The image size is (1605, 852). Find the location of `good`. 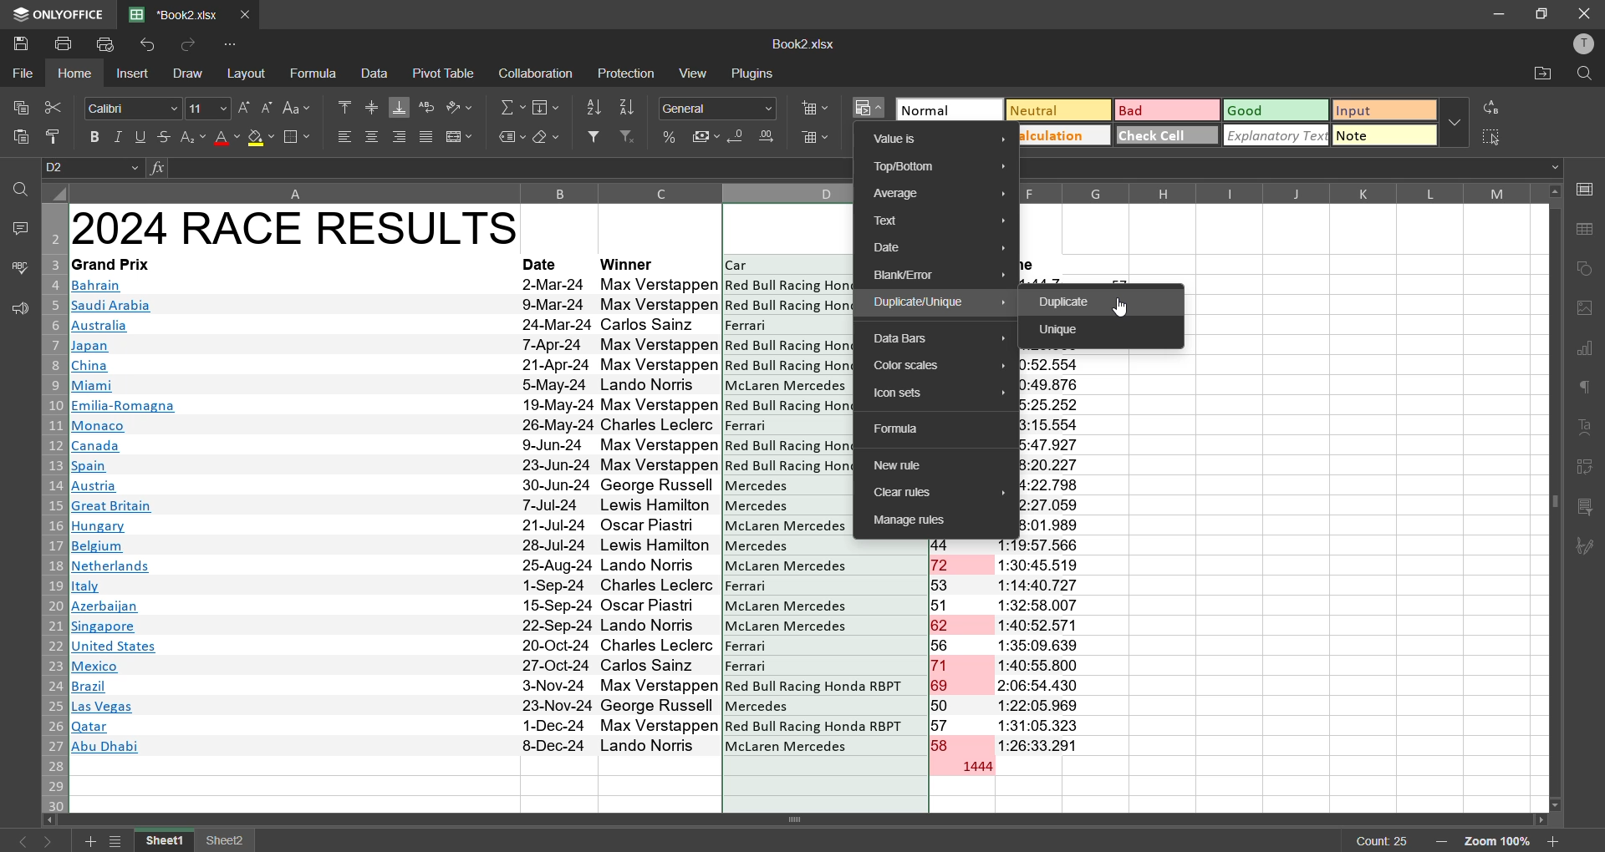

good is located at coordinates (1276, 109).